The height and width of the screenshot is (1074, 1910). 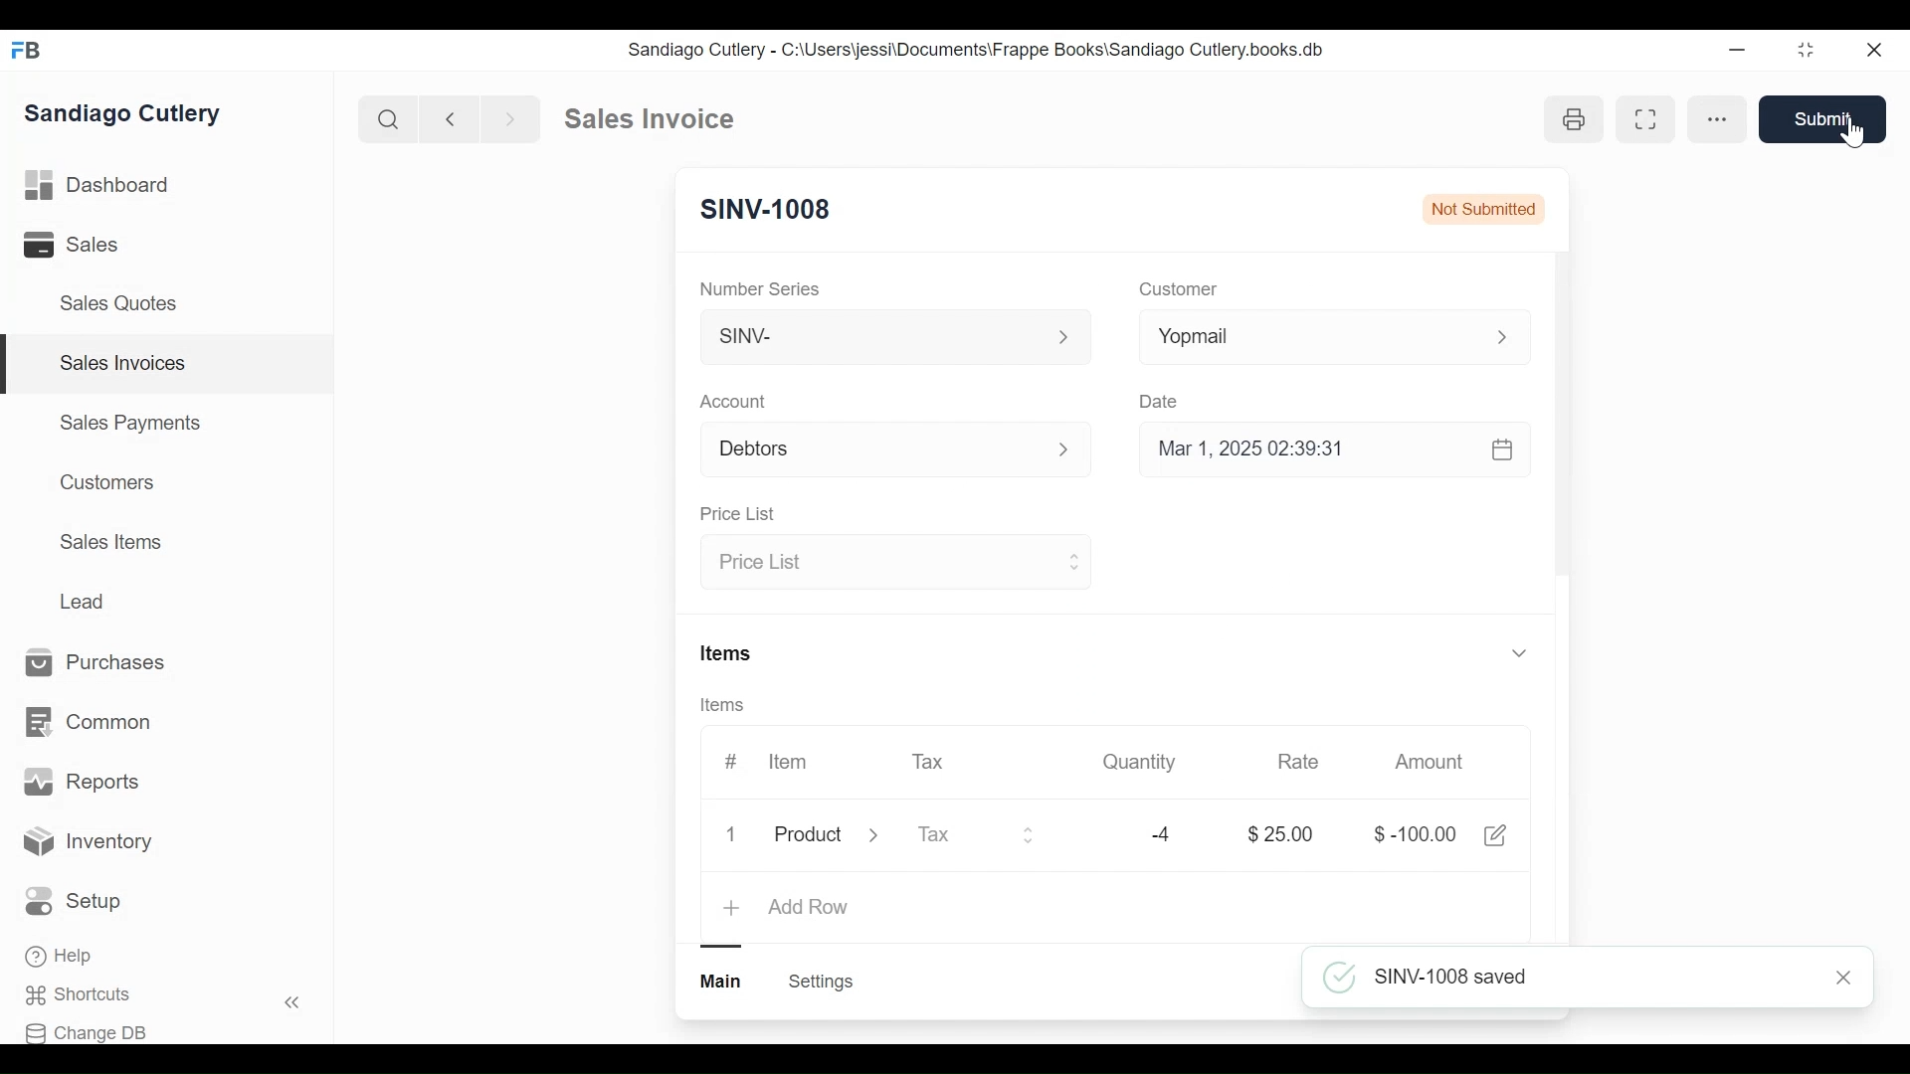 I want to click on Edit, so click(x=1494, y=835).